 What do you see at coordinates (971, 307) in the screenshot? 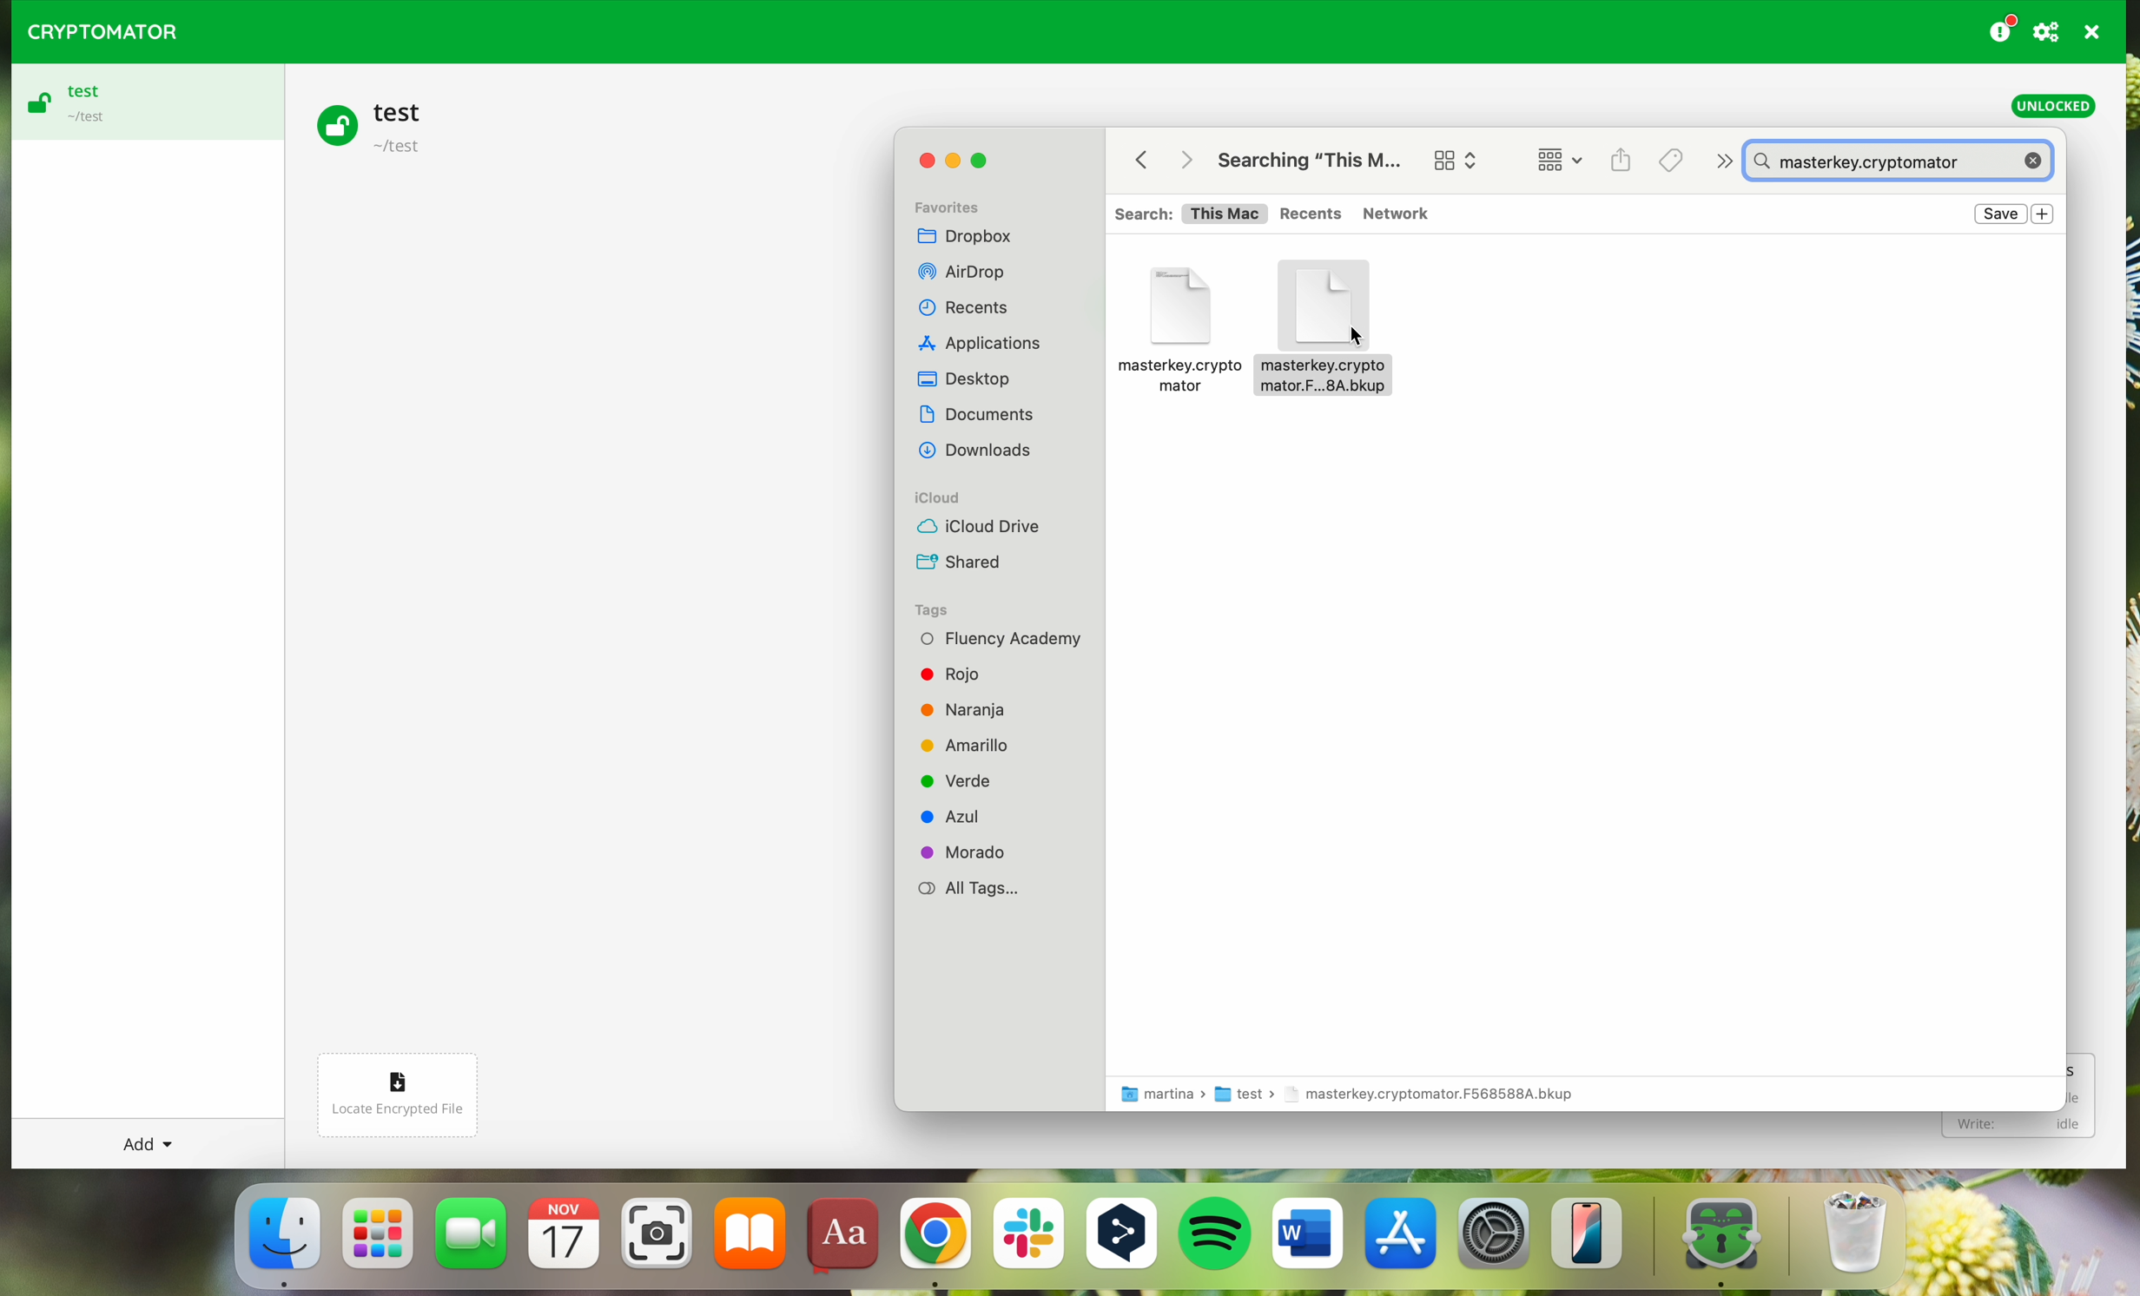
I see `Recents` at bounding box center [971, 307].